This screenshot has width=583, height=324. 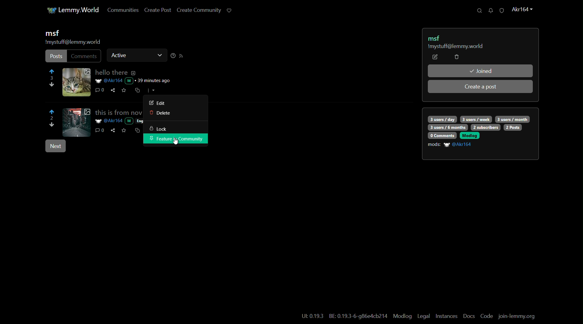 What do you see at coordinates (55, 146) in the screenshot?
I see `next` at bounding box center [55, 146].